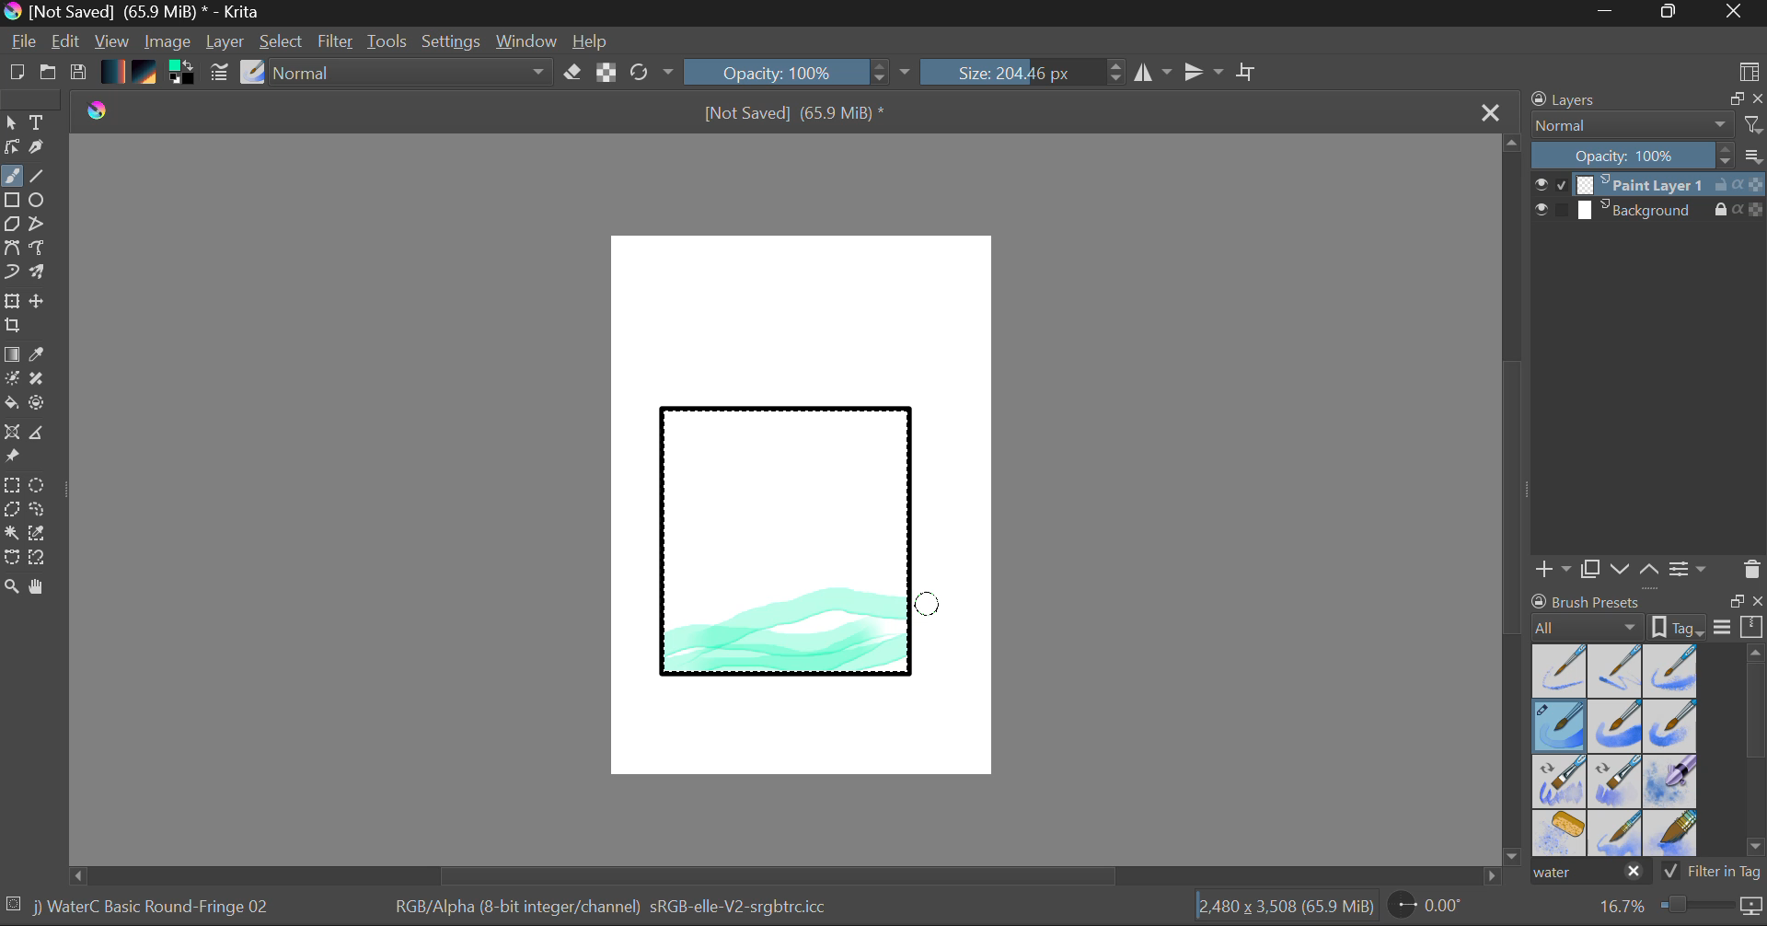  What do you see at coordinates (40, 202) in the screenshot?
I see `Elipses` at bounding box center [40, 202].